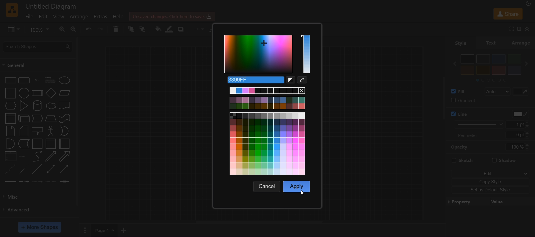  I want to click on connector 4, so click(51, 182).